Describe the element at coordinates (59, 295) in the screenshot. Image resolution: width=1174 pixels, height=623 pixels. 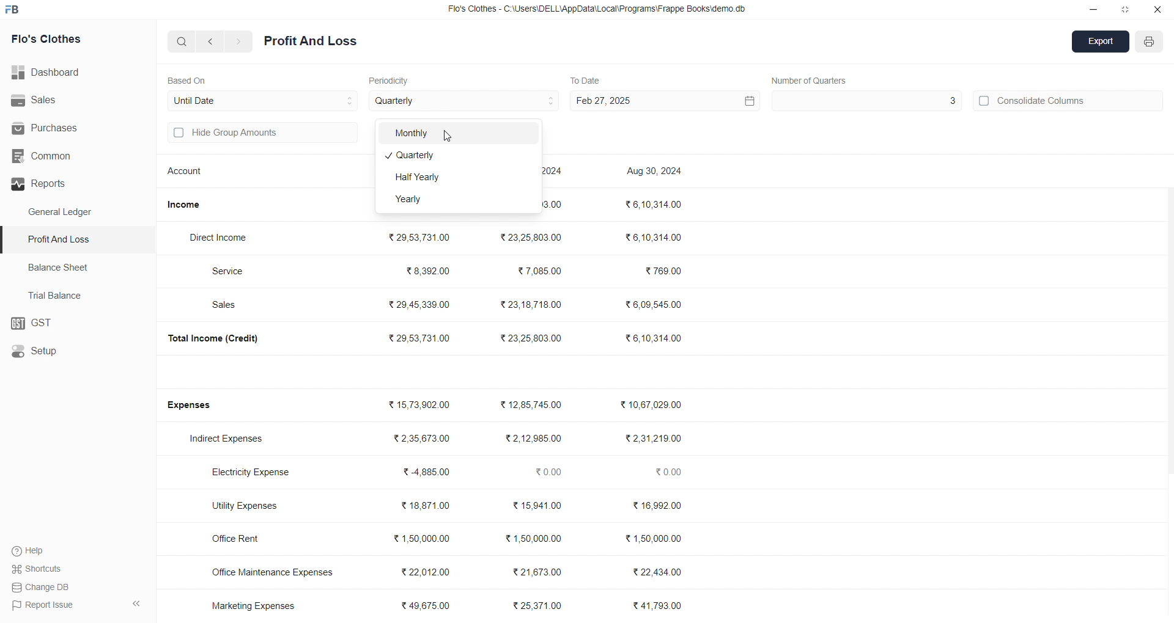
I see `Trial Balance` at that location.